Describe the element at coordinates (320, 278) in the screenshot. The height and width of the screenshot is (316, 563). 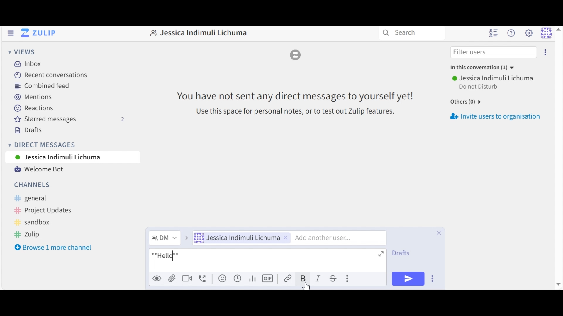
I see `Italics` at that location.